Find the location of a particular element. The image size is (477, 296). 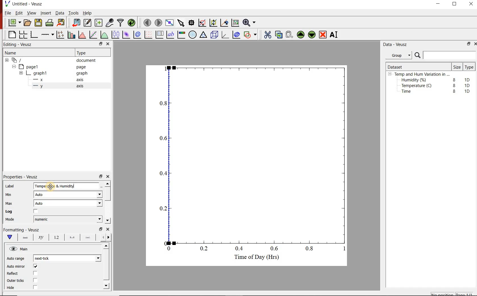

document is located at coordinates (88, 60).